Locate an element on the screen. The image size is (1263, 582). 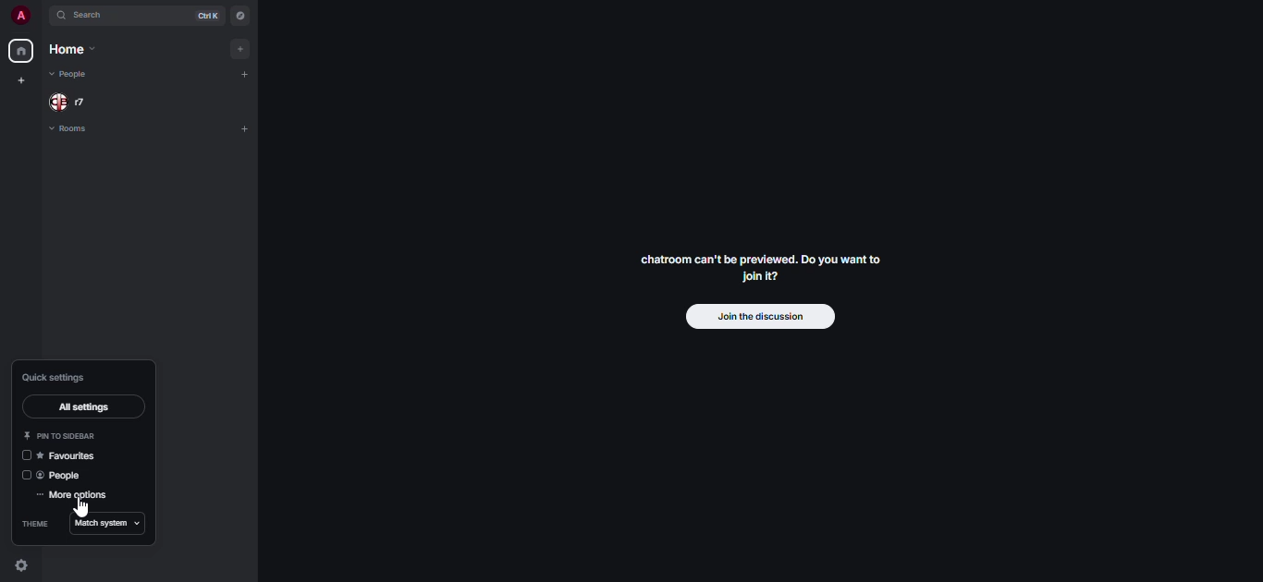
create myspace is located at coordinates (23, 79).